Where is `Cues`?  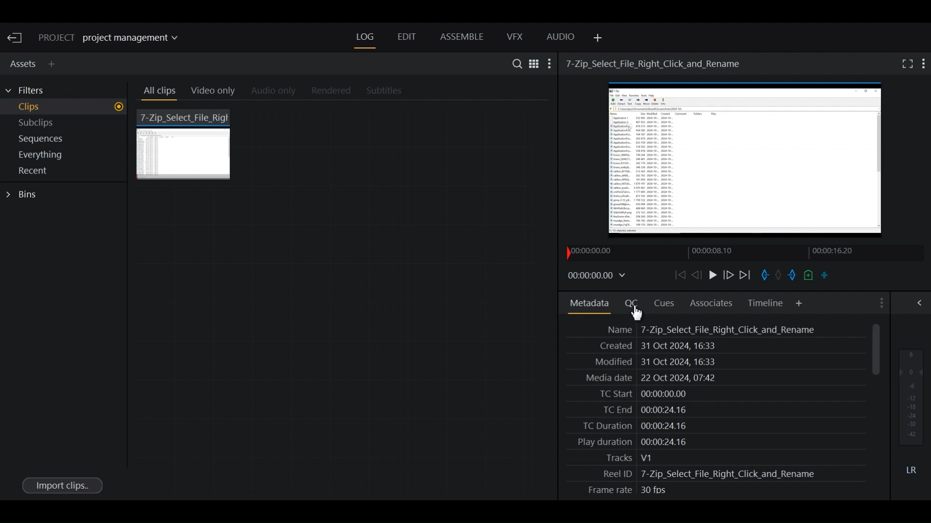 Cues is located at coordinates (665, 304).